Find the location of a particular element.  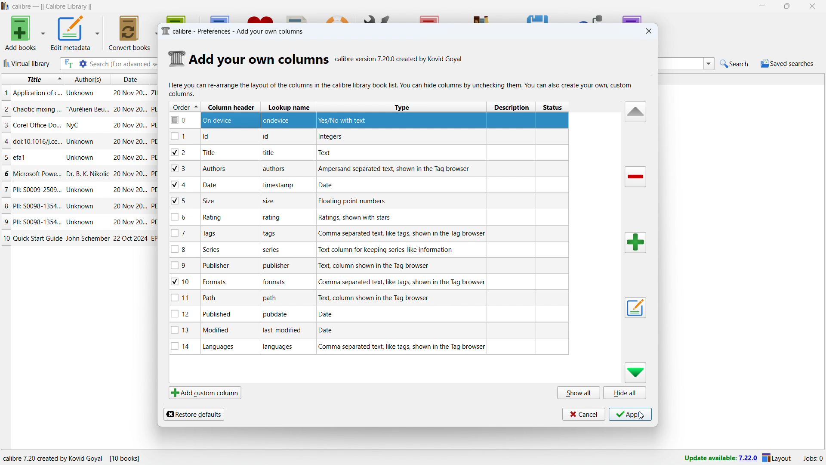

Text is located at coordinates (326, 152).